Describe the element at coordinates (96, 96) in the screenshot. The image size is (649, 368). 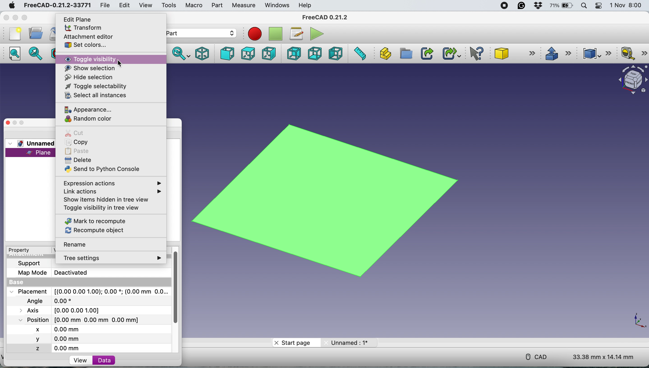
I see `select all instances` at that location.